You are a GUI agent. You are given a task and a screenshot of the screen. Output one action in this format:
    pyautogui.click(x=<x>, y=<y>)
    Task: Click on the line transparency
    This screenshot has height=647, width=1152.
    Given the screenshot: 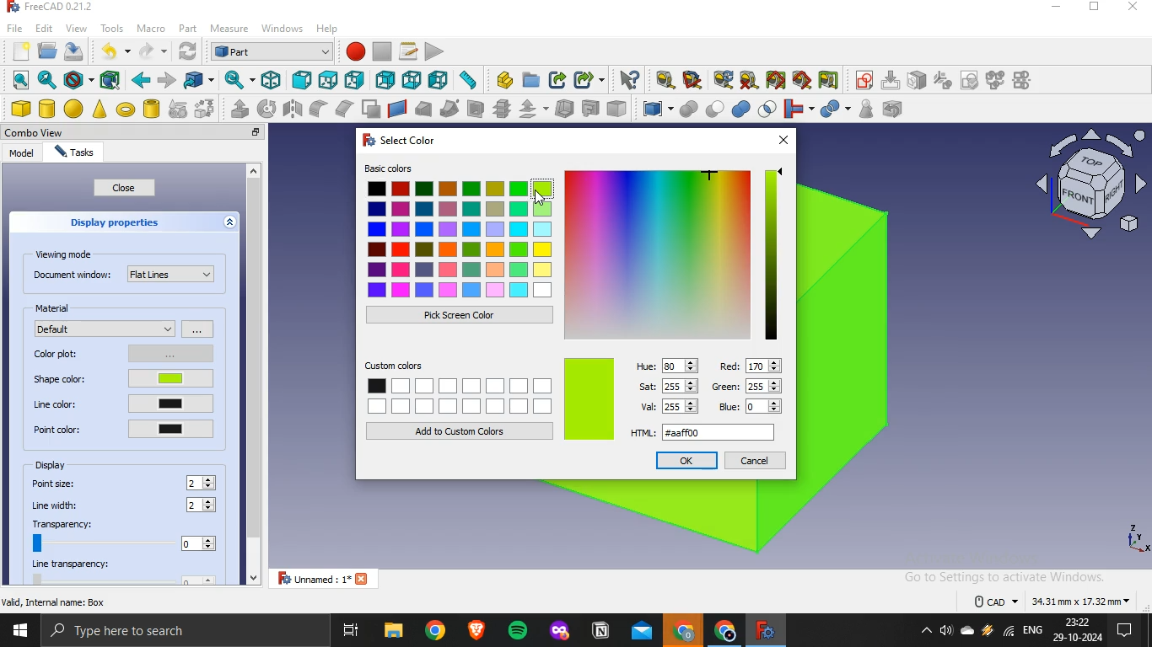 What is the action you would take?
    pyautogui.click(x=127, y=572)
    